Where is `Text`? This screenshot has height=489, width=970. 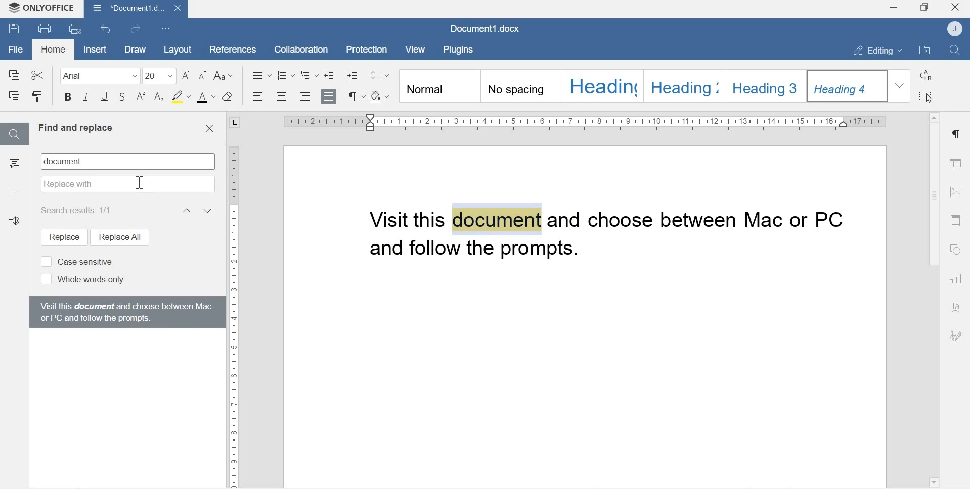 Text is located at coordinates (957, 308).